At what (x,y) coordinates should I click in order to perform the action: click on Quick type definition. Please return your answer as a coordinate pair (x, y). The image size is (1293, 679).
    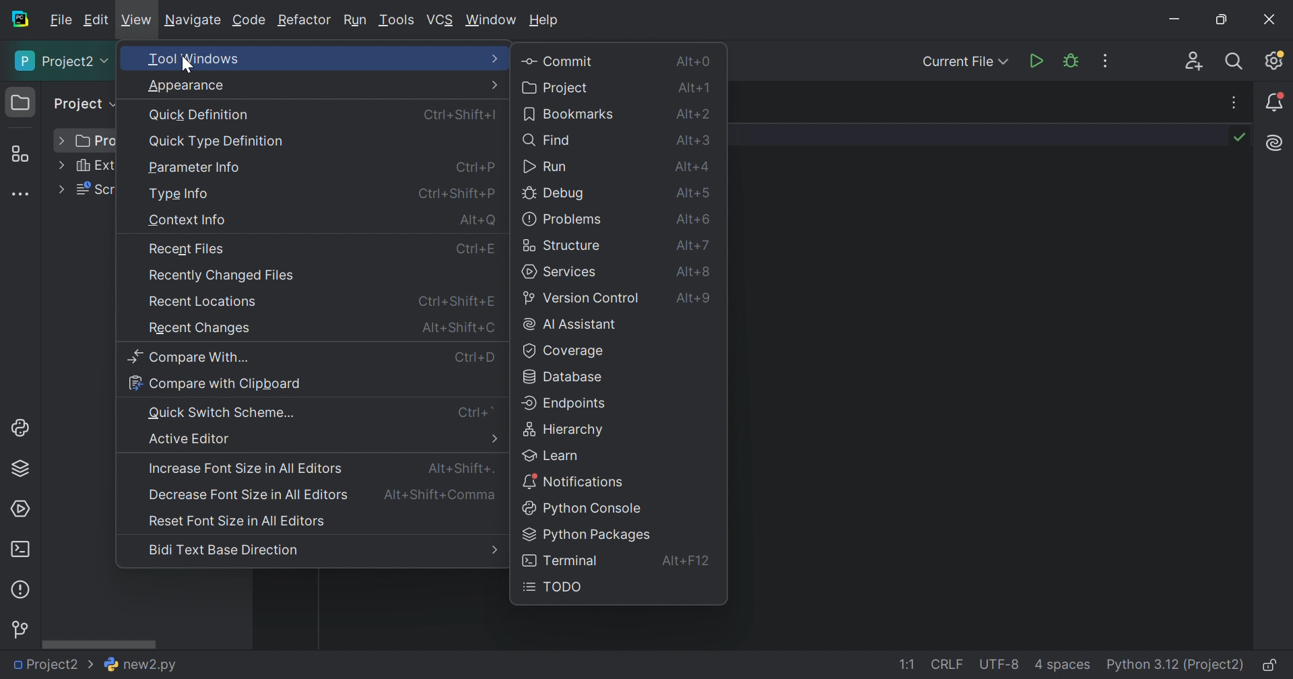
    Looking at the image, I should click on (215, 141).